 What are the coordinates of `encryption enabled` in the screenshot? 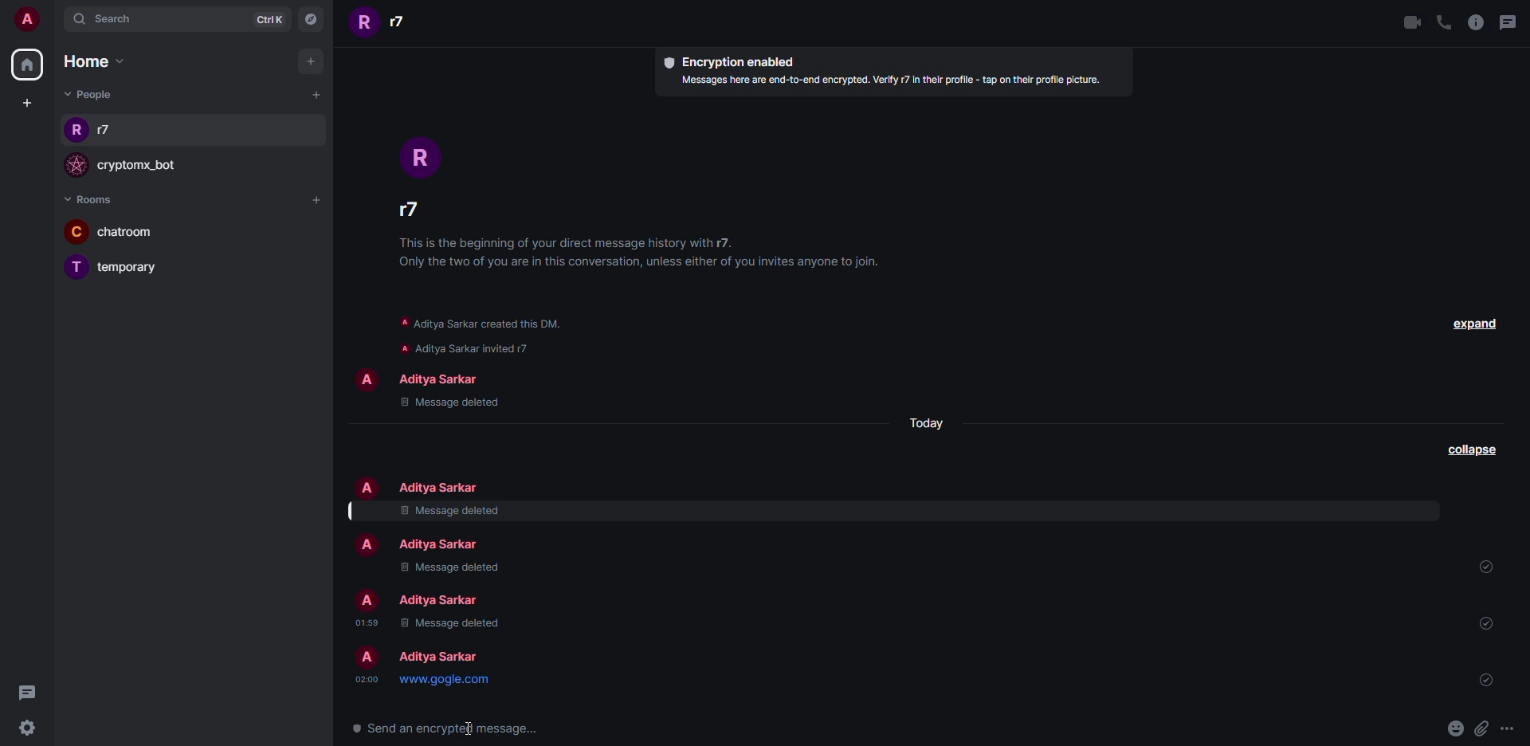 It's located at (726, 61).